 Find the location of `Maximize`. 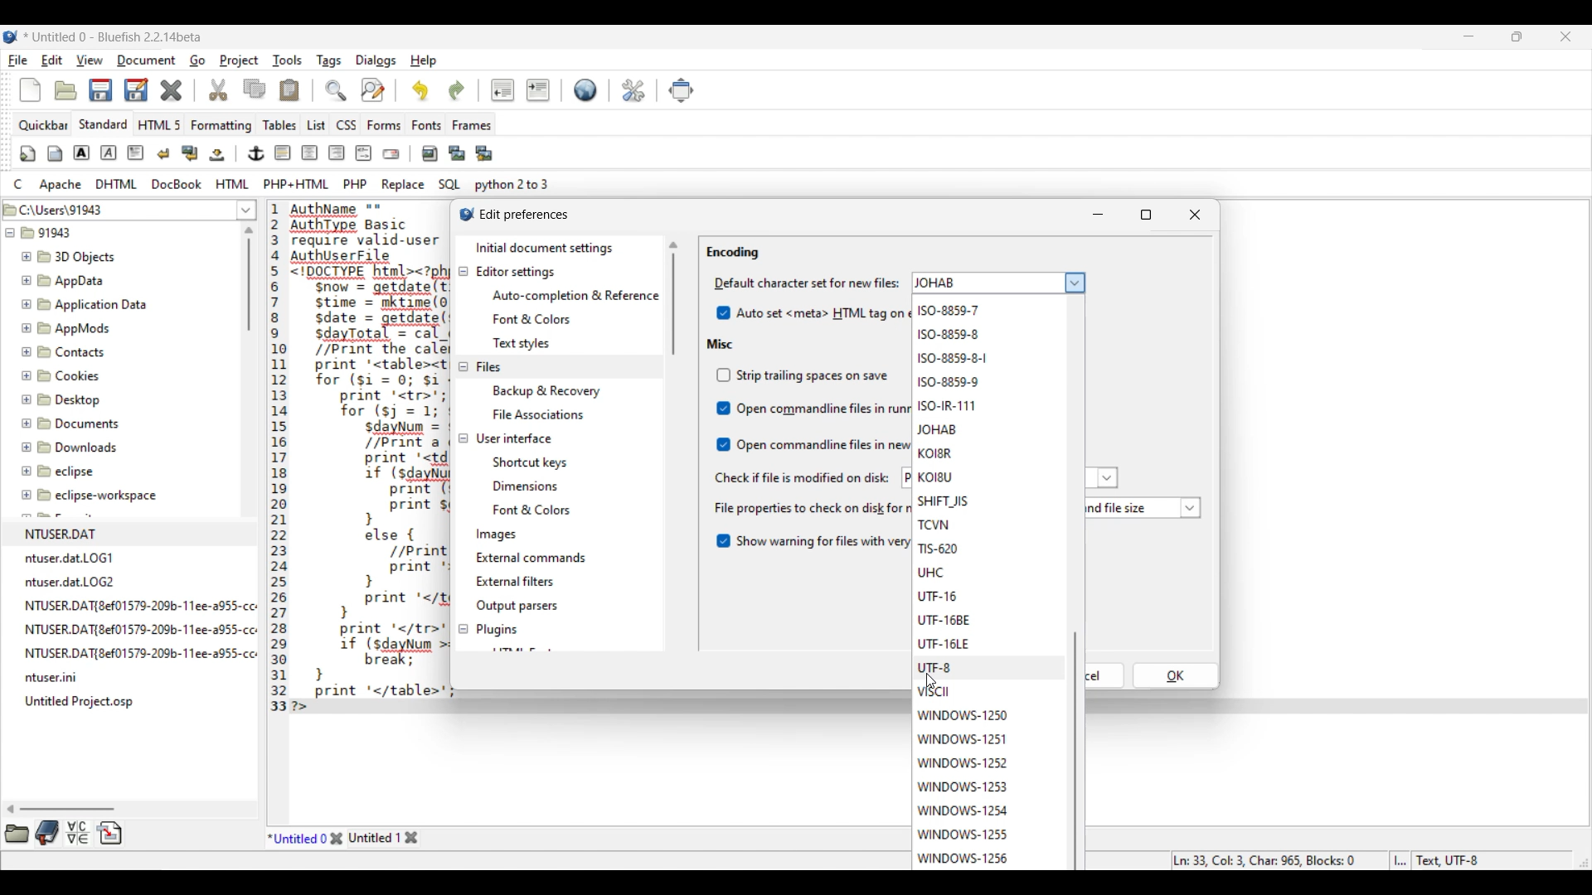

Maximize is located at coordinates (1150, 215).